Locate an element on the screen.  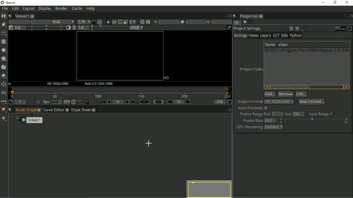
Set playback in point is located at coordinates (11, 102).